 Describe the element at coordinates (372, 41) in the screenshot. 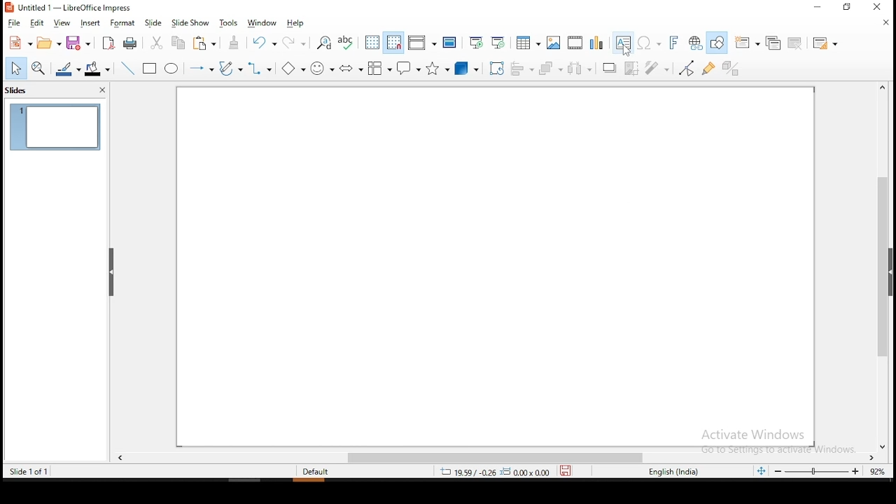

I see `display grid` at that location.